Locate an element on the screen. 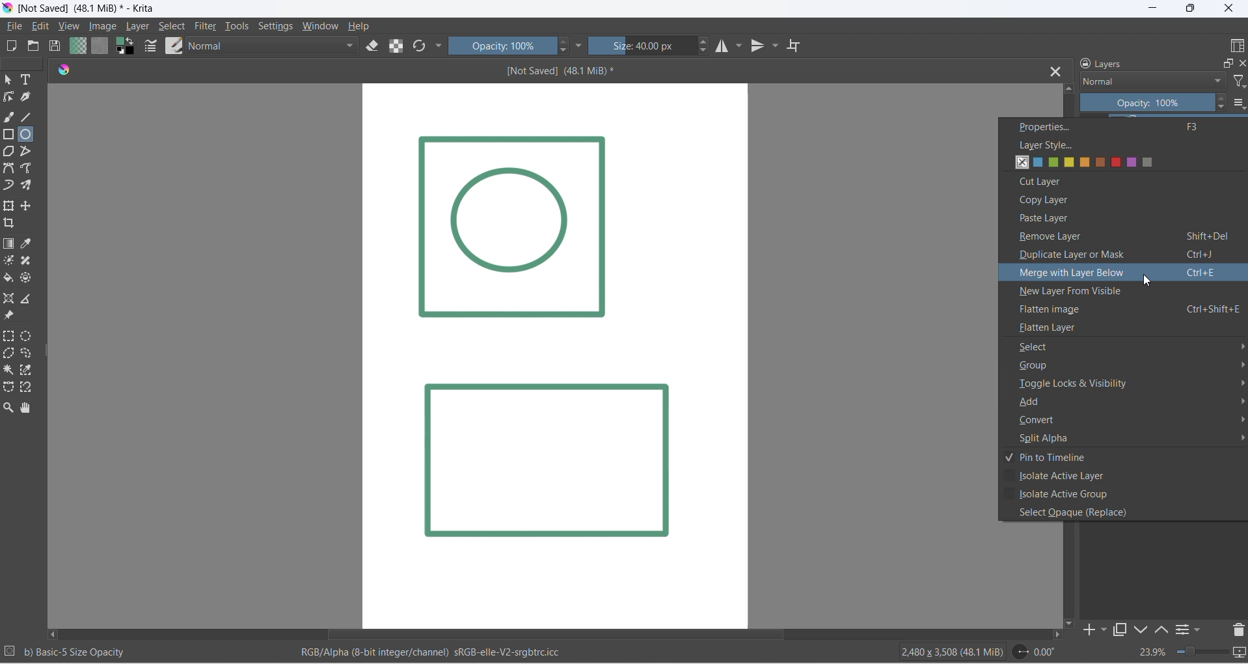 The width and height of the screenshot is (1248, 664). select is located at coordinates (1124, 346).